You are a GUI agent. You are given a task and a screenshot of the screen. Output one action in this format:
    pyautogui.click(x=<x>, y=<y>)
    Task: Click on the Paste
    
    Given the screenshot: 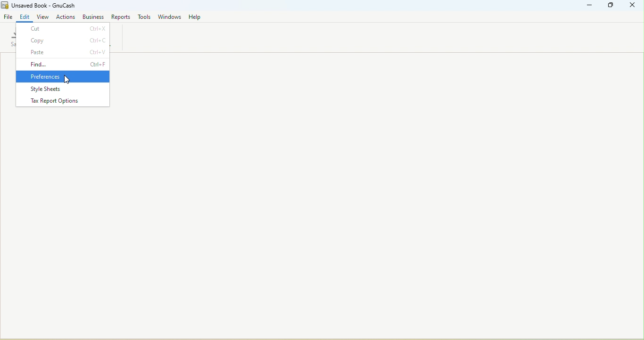 What is the action you would take?
    pyautogui.click(x=63, y=52)
    